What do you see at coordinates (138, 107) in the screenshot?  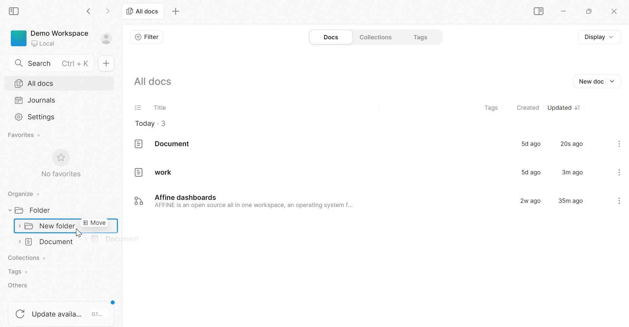 I see `Task list` at bounding box center [138, 107].